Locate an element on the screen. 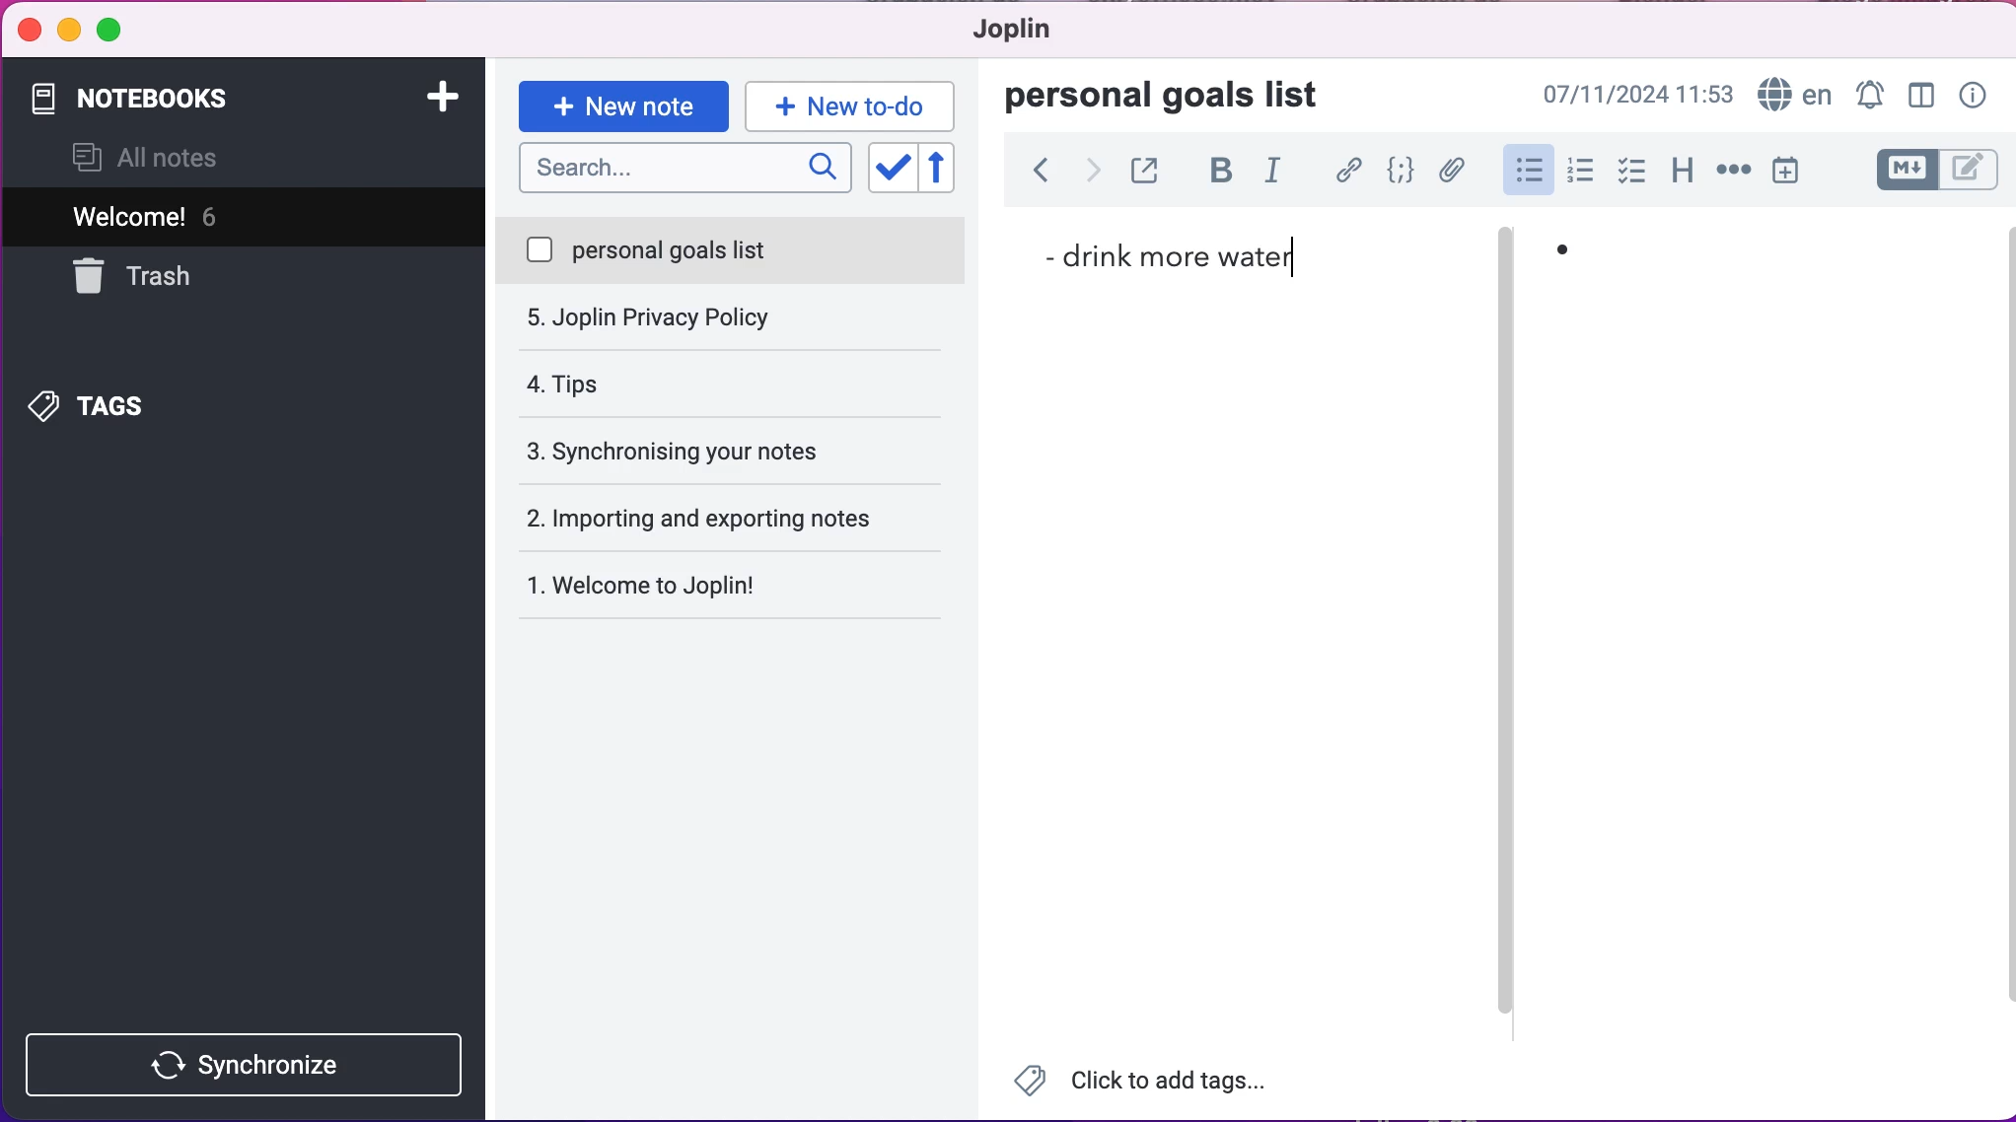 The height and width of the screenshot is (1122, 2016). joplin is located at coordinates (1034, 34).